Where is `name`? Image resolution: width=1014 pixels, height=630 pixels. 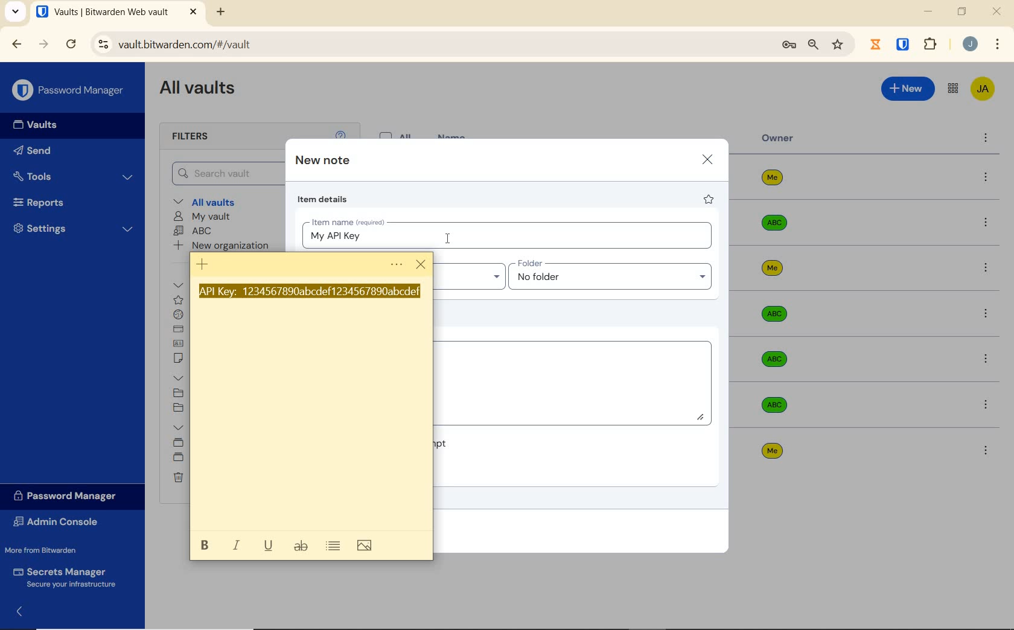 name is located at coordinates (453, 135).